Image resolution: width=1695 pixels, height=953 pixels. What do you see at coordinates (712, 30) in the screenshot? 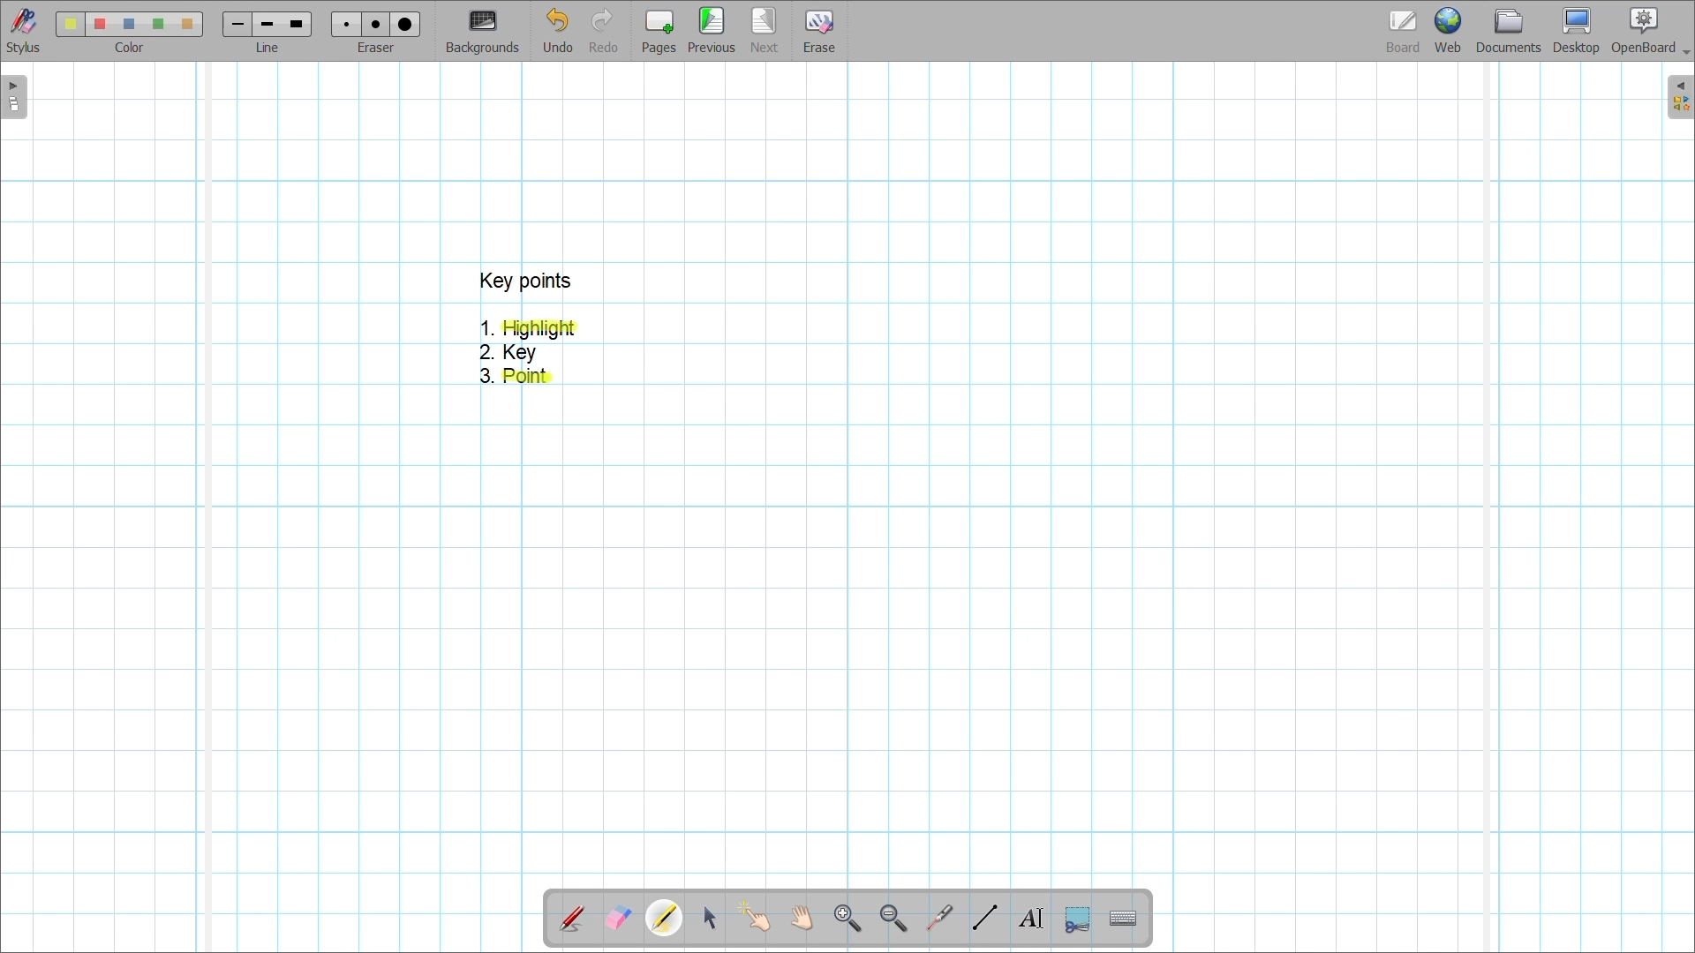
I see `Go to previous page` at bounding box center [712, 30].